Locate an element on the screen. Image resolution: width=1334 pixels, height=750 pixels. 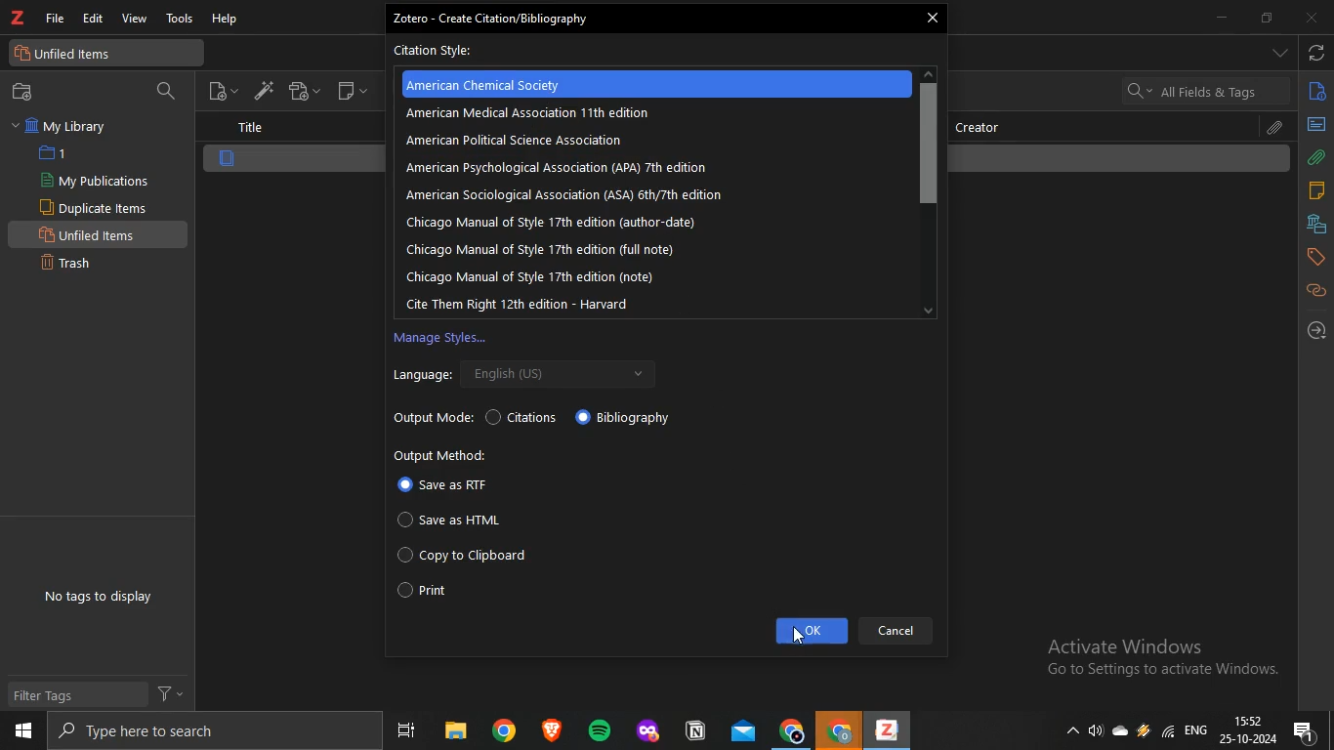
cursor is located at coordinates (799, 636).